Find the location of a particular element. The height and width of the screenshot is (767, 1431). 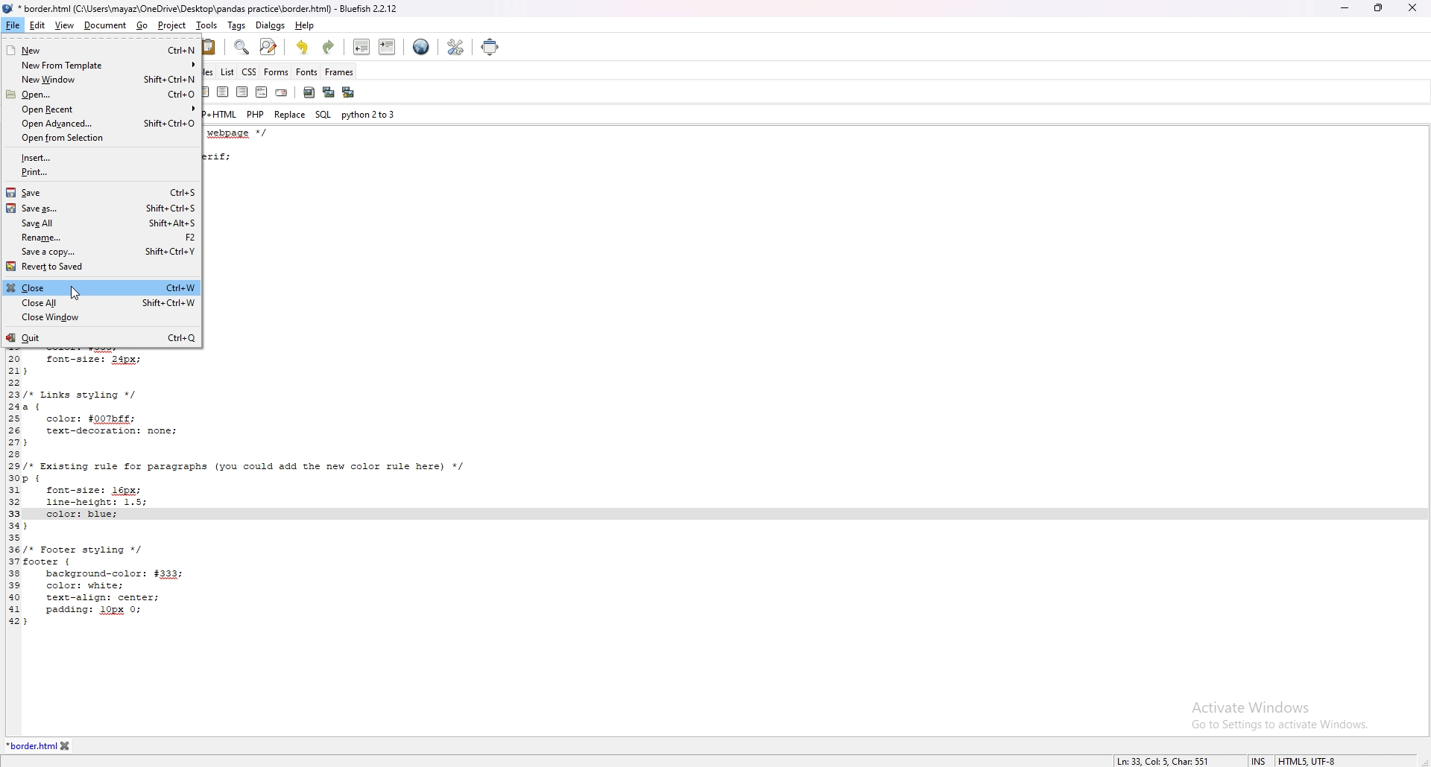

css is located at coordinates (248, 73).